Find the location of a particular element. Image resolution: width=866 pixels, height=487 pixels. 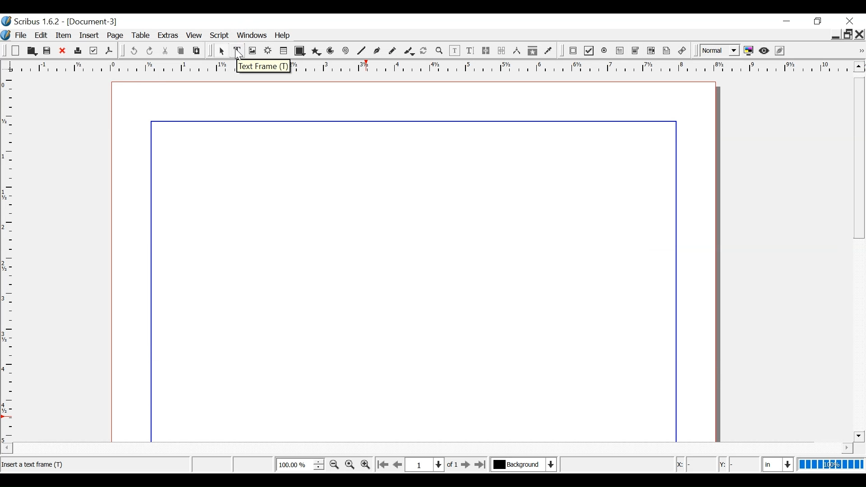

Rotate is located at coordinates (424, 51).